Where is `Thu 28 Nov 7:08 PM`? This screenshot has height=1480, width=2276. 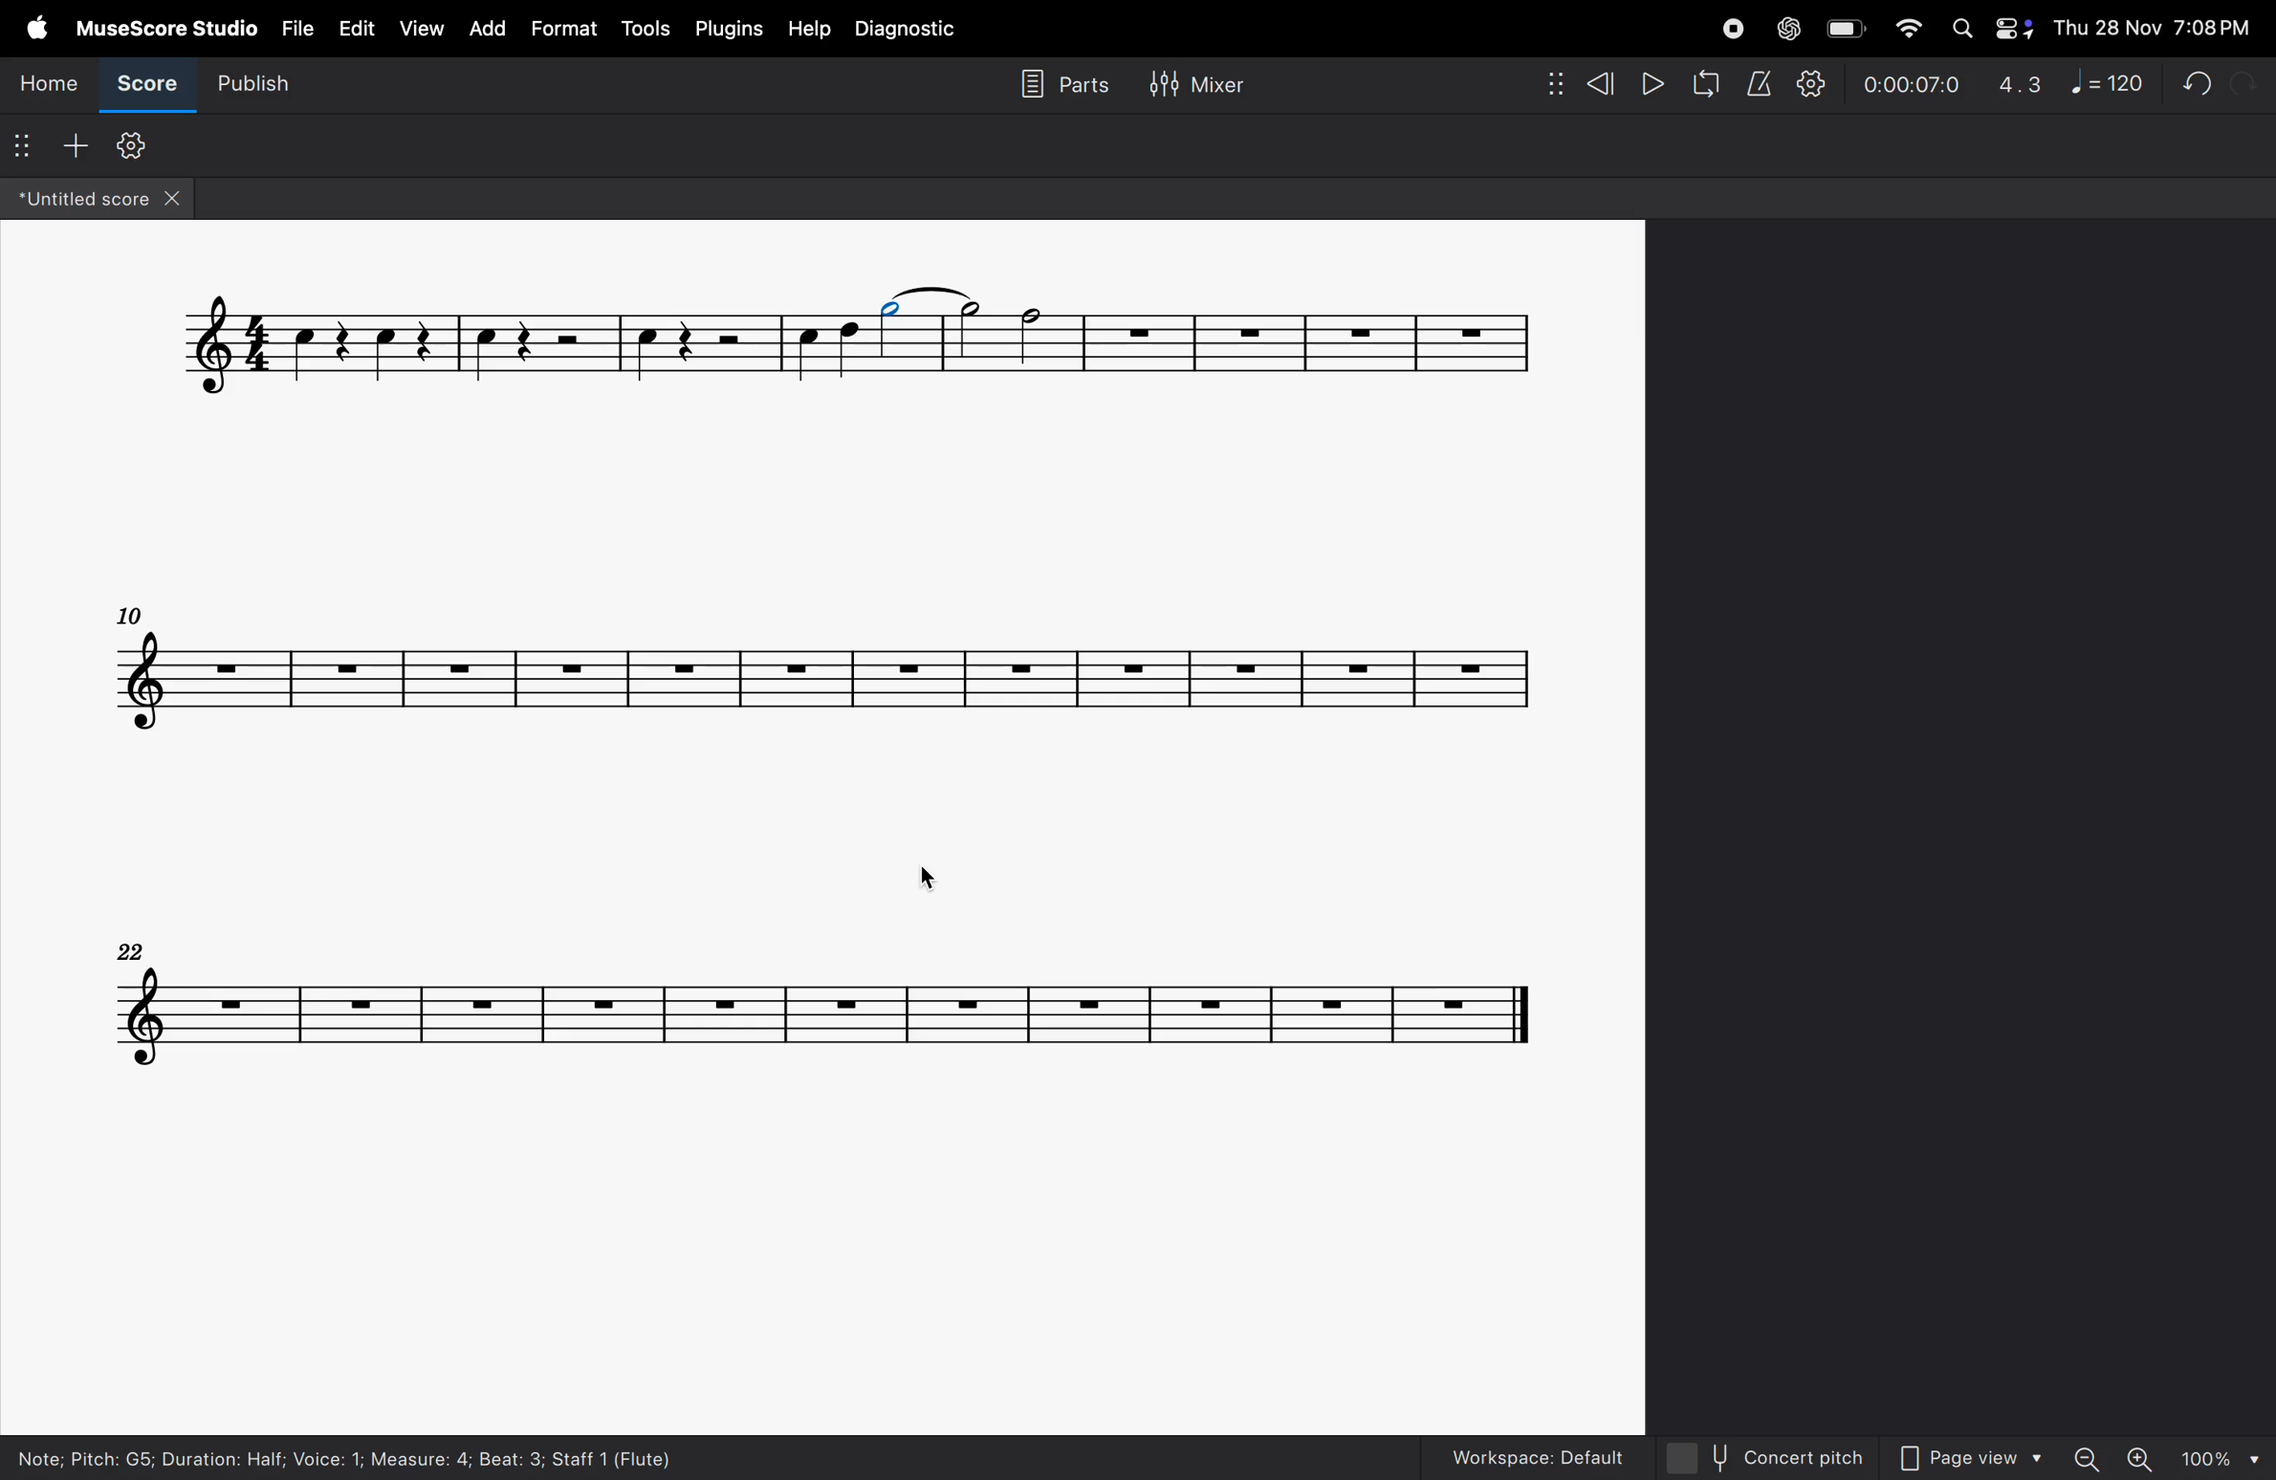
Thu 28 Nov 7:08 PM is located at coordinates (2155, 28).